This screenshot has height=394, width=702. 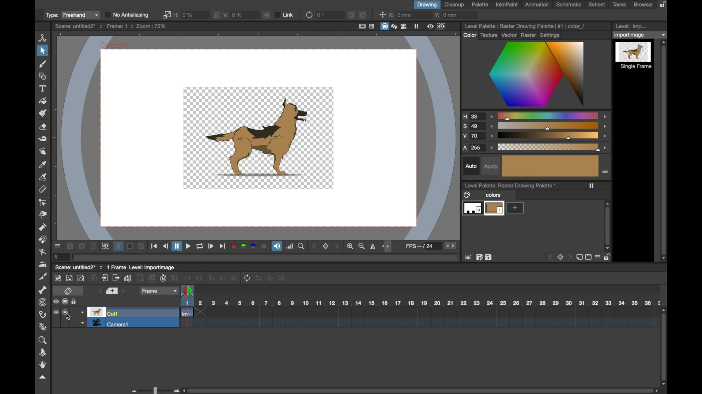 What do you see at coordinates (664, 344) in the screenshot?
I see `scroll box` at bounding box center [664, 344].